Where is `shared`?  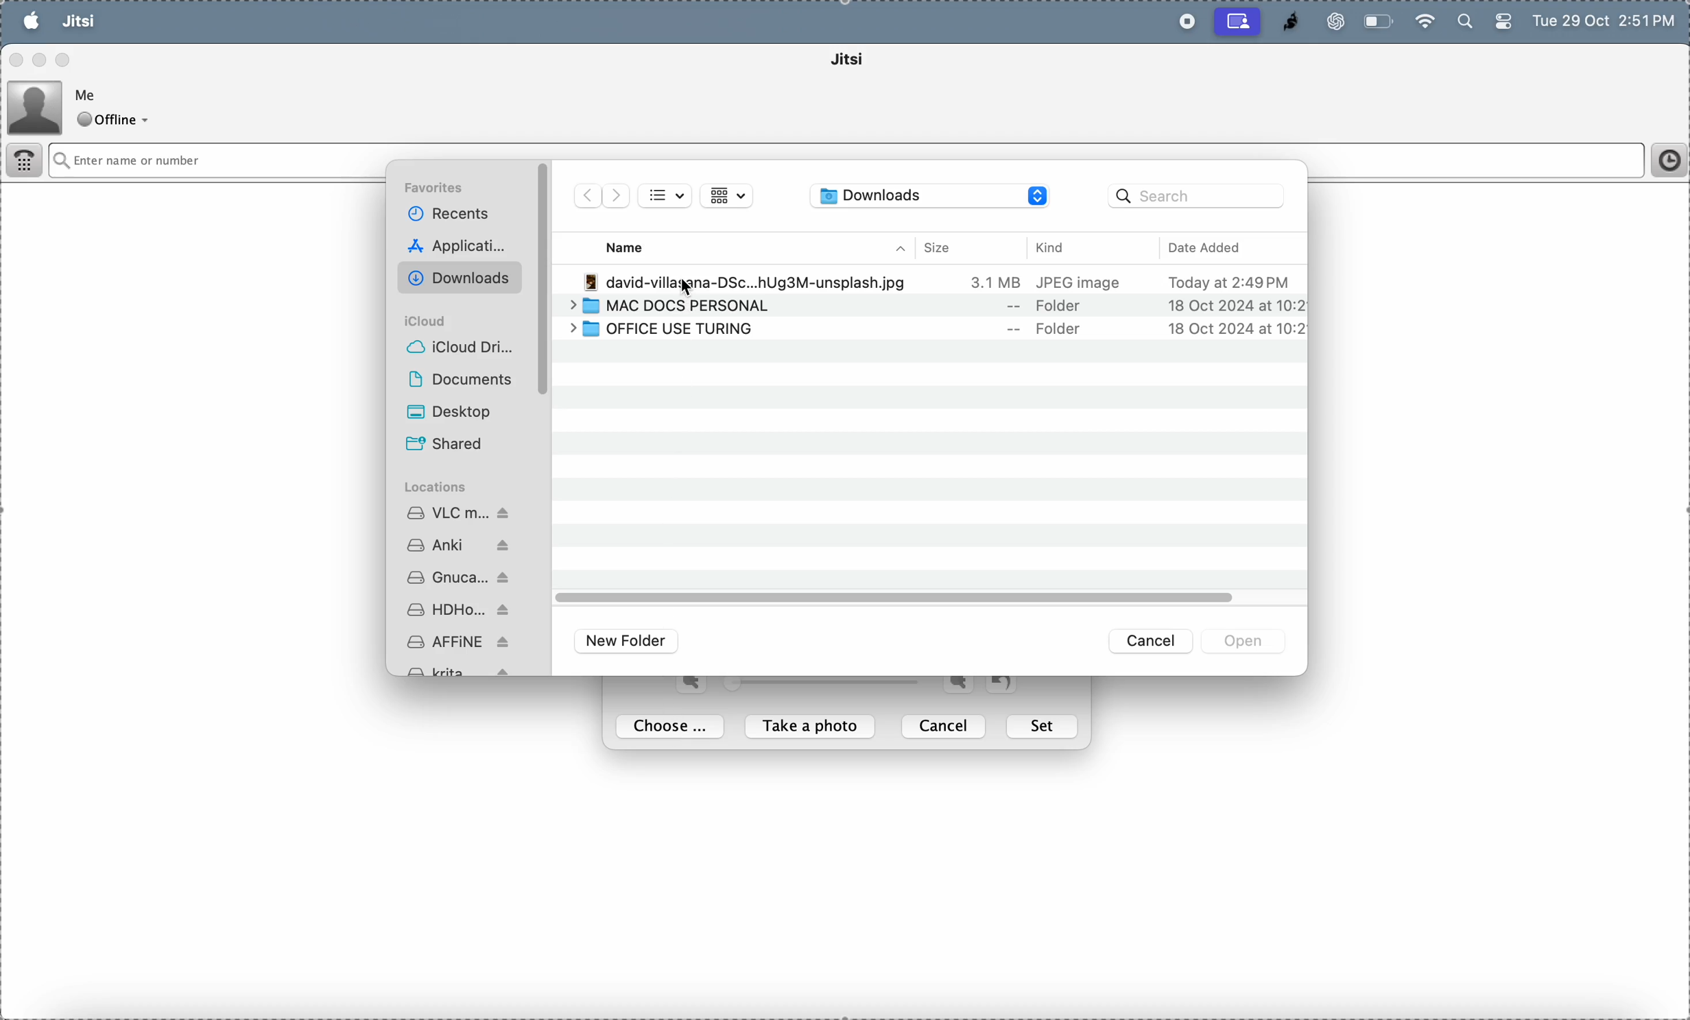 shared is located at coordinates (464, 442).